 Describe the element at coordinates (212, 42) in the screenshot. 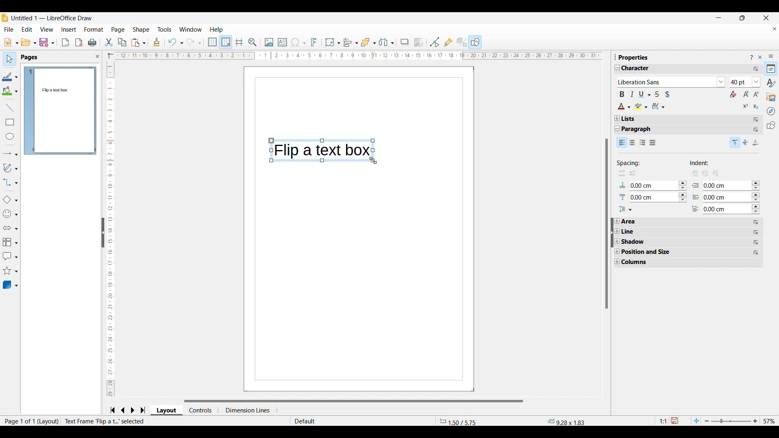

I see `Display grid` at that location.